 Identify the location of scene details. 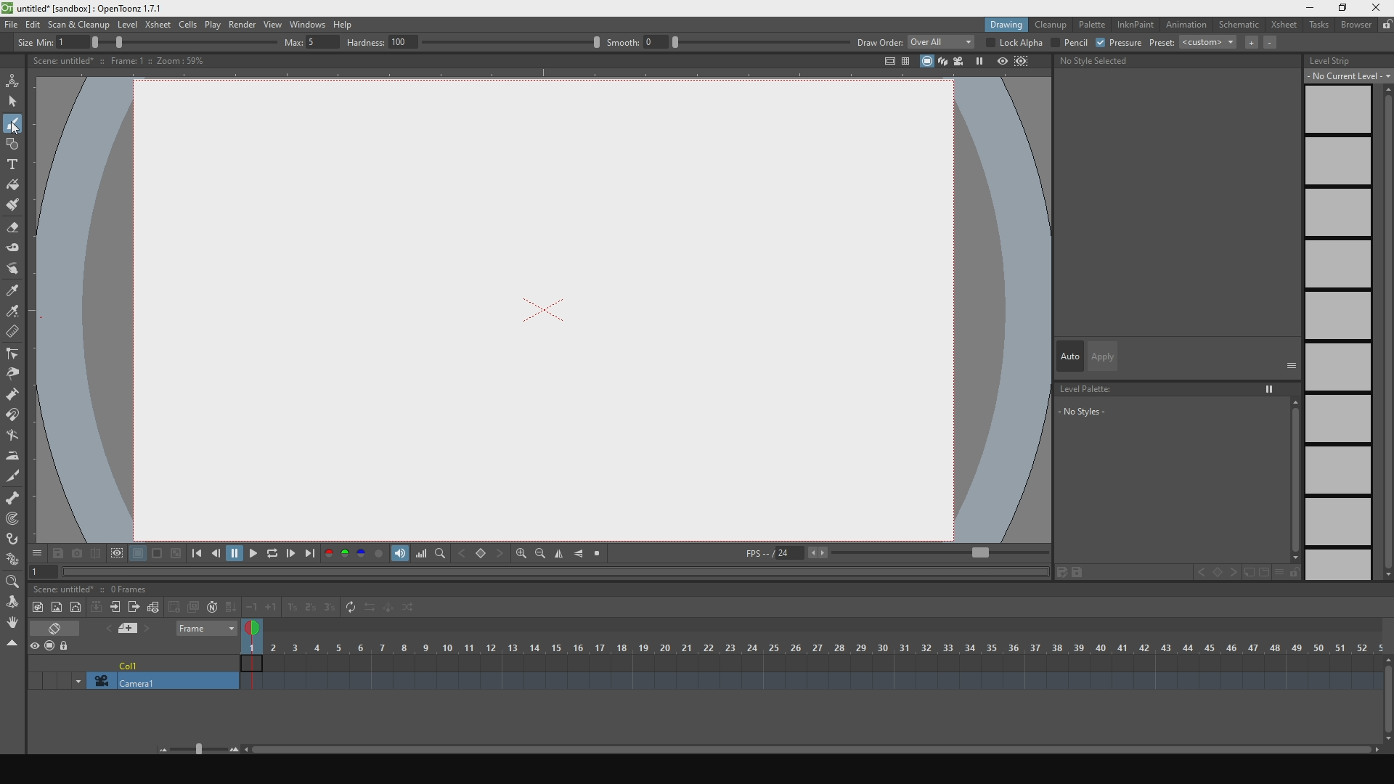
(128, 62).